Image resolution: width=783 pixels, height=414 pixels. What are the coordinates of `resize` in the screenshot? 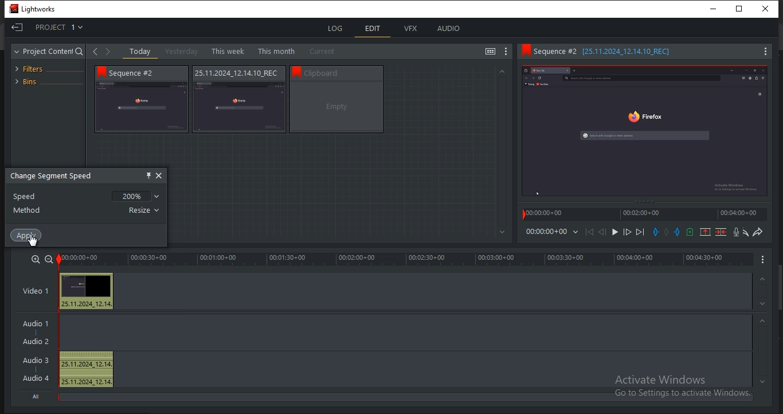 It's located at (142, 210).